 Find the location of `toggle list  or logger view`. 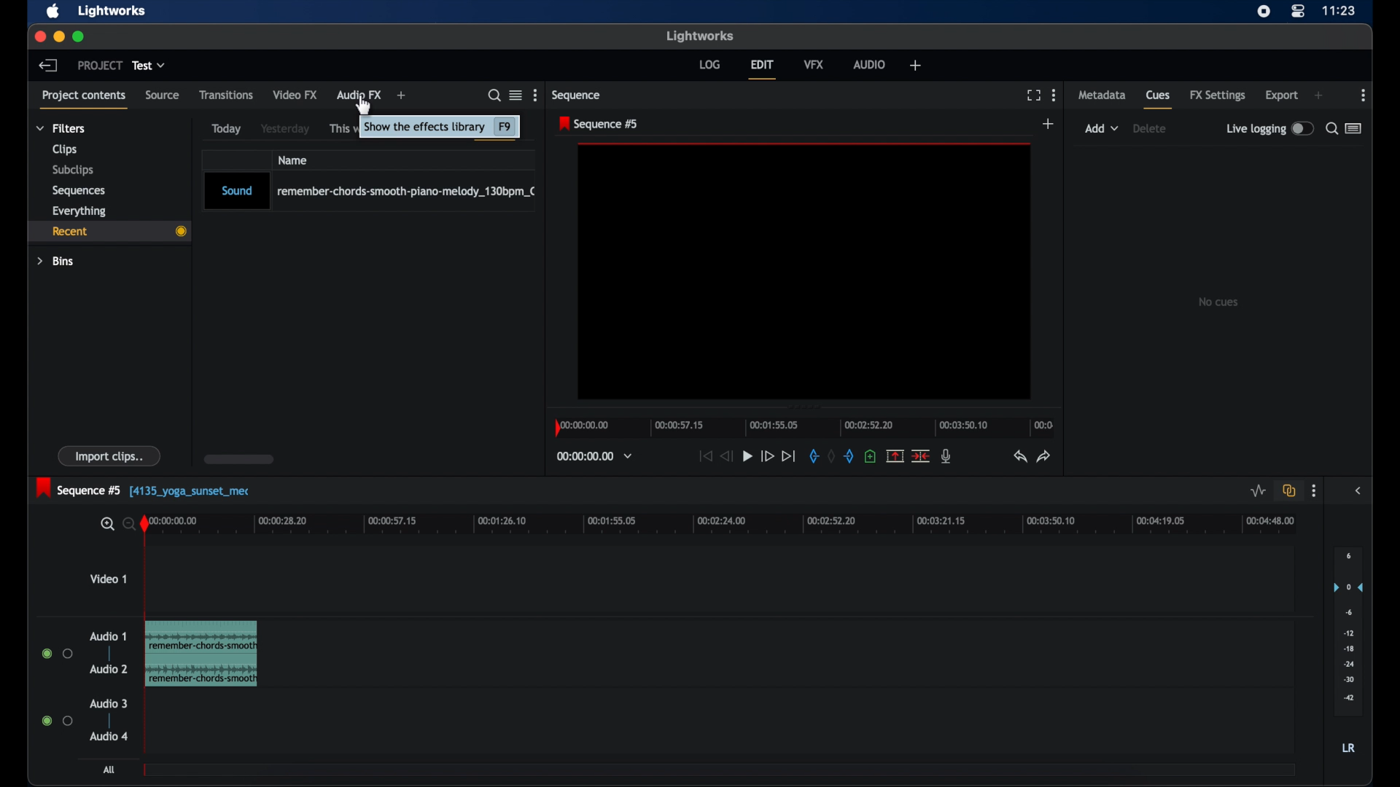

toggle list  or logger view is located at coordinates (1353, 128).